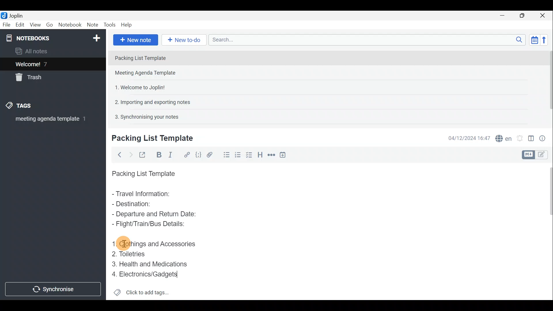 The height and width of the screenshot is (311, 553). I want to click on Toggle external editing, so click(143, 154).